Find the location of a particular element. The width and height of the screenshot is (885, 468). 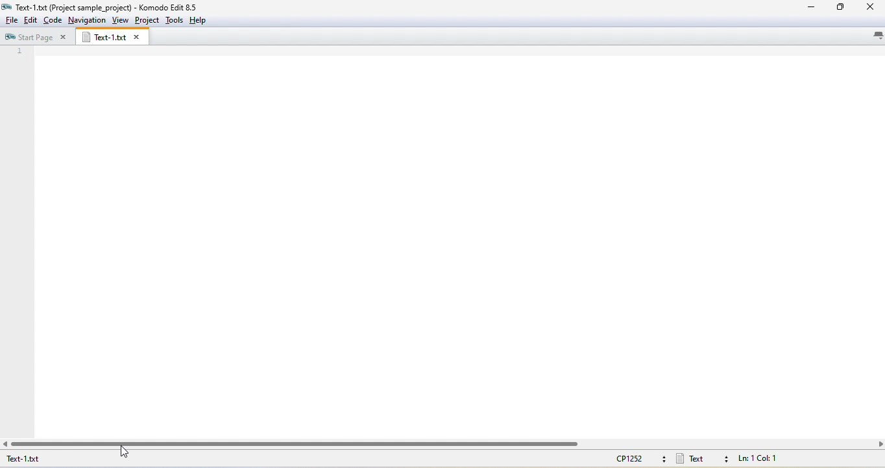

line numbers is located at coordinates (19, 88).